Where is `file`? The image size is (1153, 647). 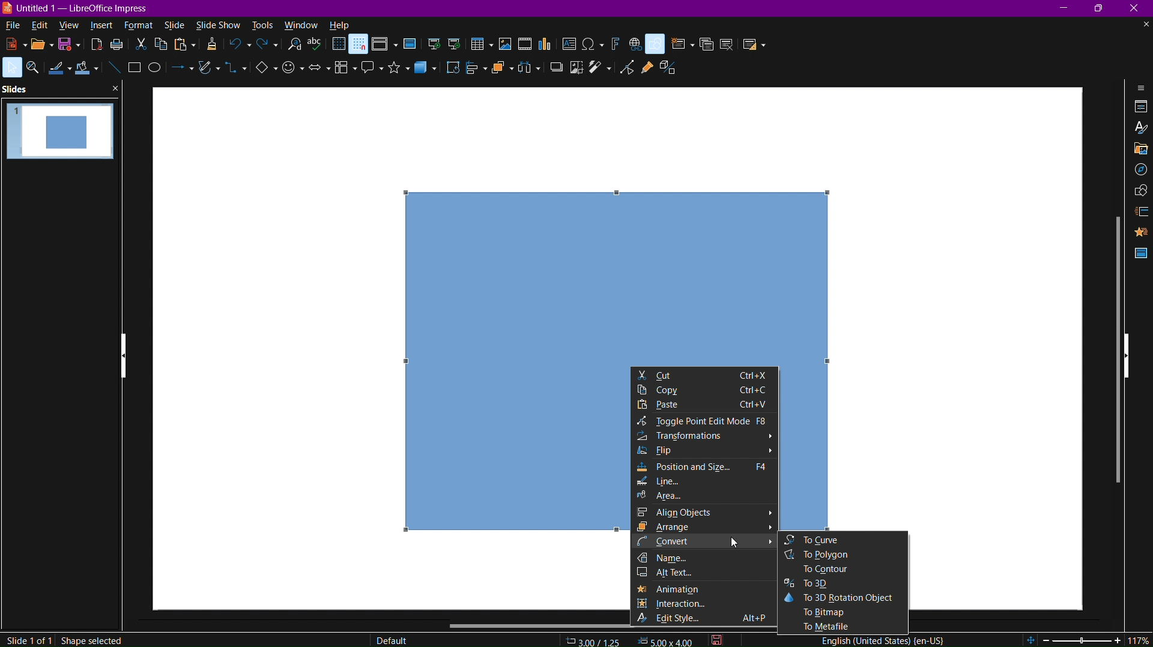
file is located at coordinates (11, 26).